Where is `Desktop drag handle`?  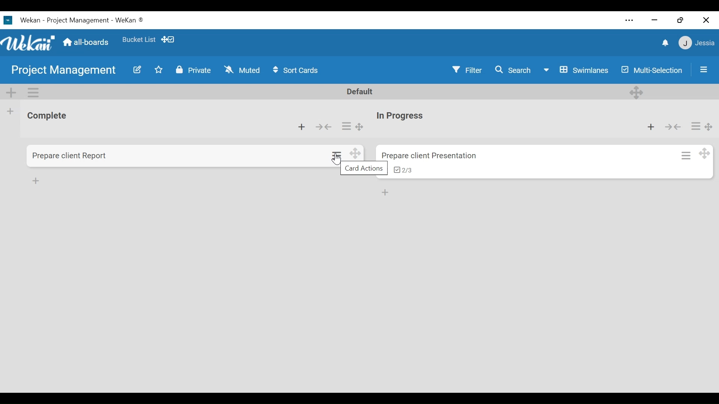 Desktop drag handle is located at coordinates (709, 126).